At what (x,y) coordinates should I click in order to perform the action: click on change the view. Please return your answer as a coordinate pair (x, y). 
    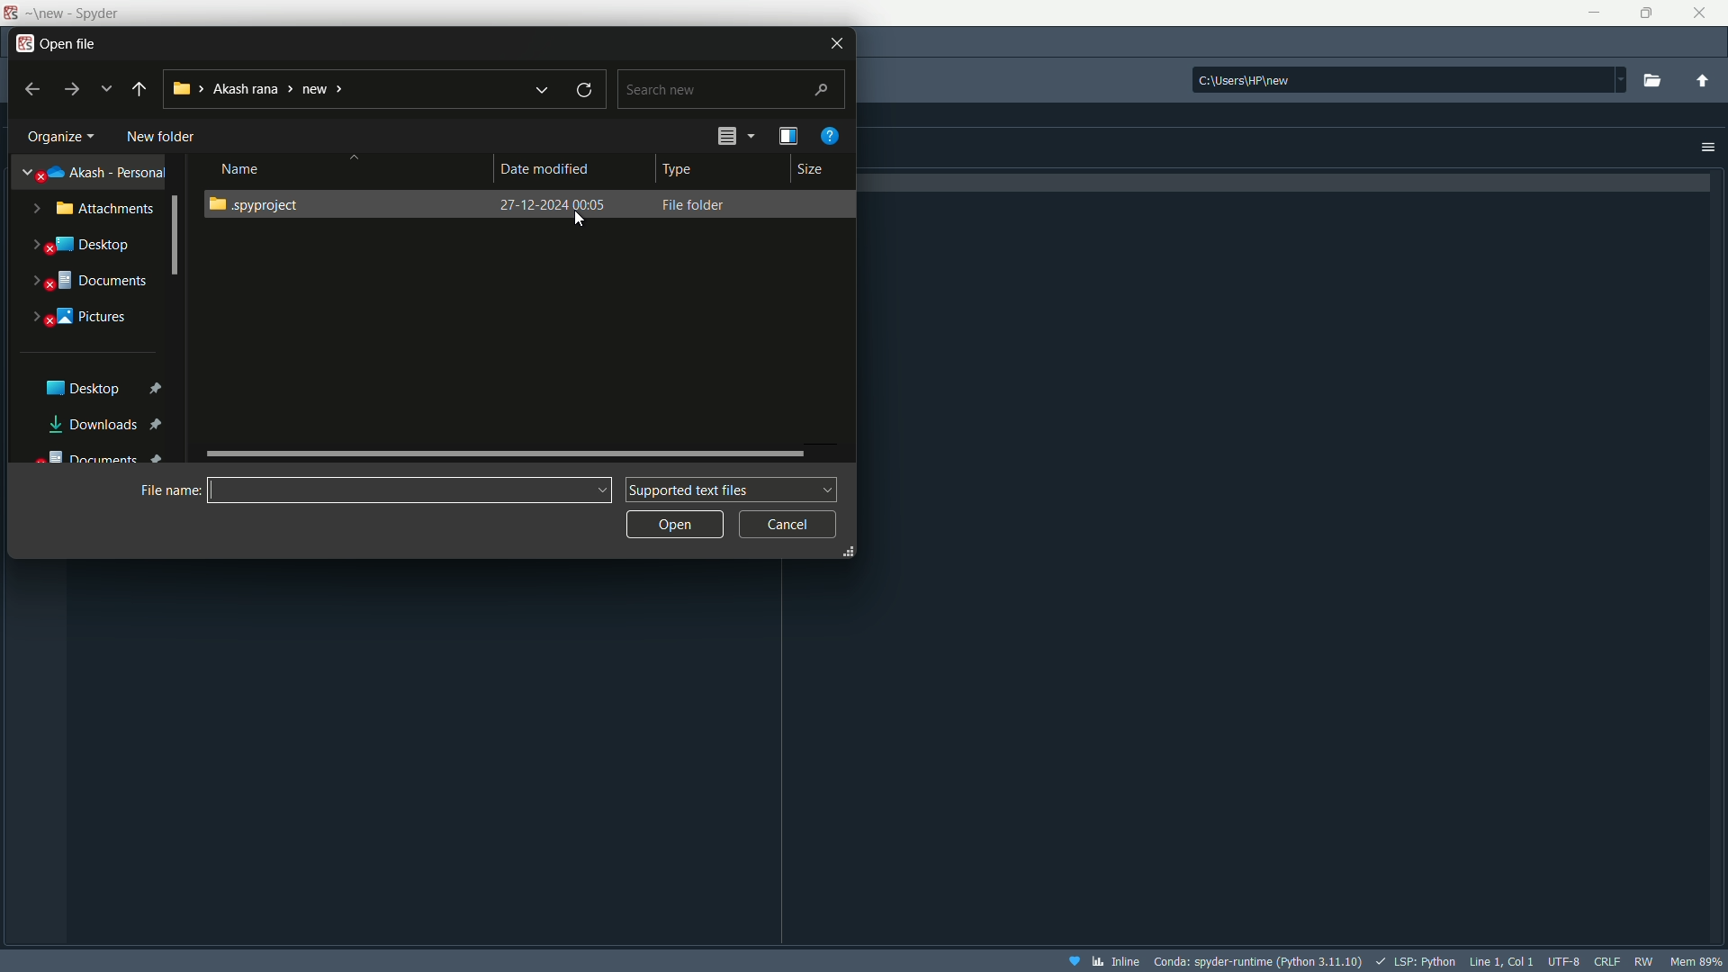
    Looking at the image, I should click on (734, 136).